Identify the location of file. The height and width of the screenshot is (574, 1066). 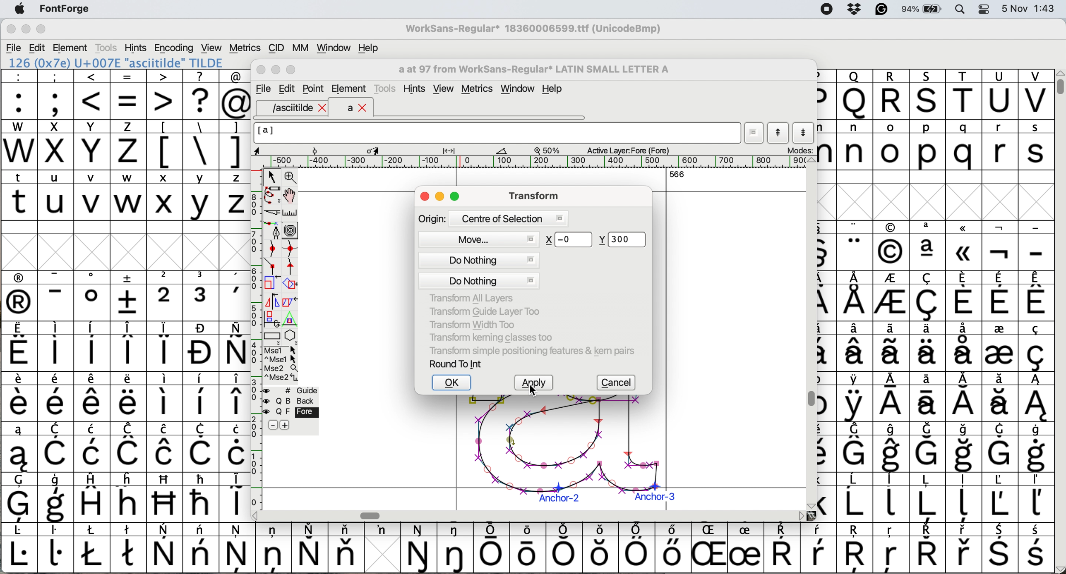
(262, 89).